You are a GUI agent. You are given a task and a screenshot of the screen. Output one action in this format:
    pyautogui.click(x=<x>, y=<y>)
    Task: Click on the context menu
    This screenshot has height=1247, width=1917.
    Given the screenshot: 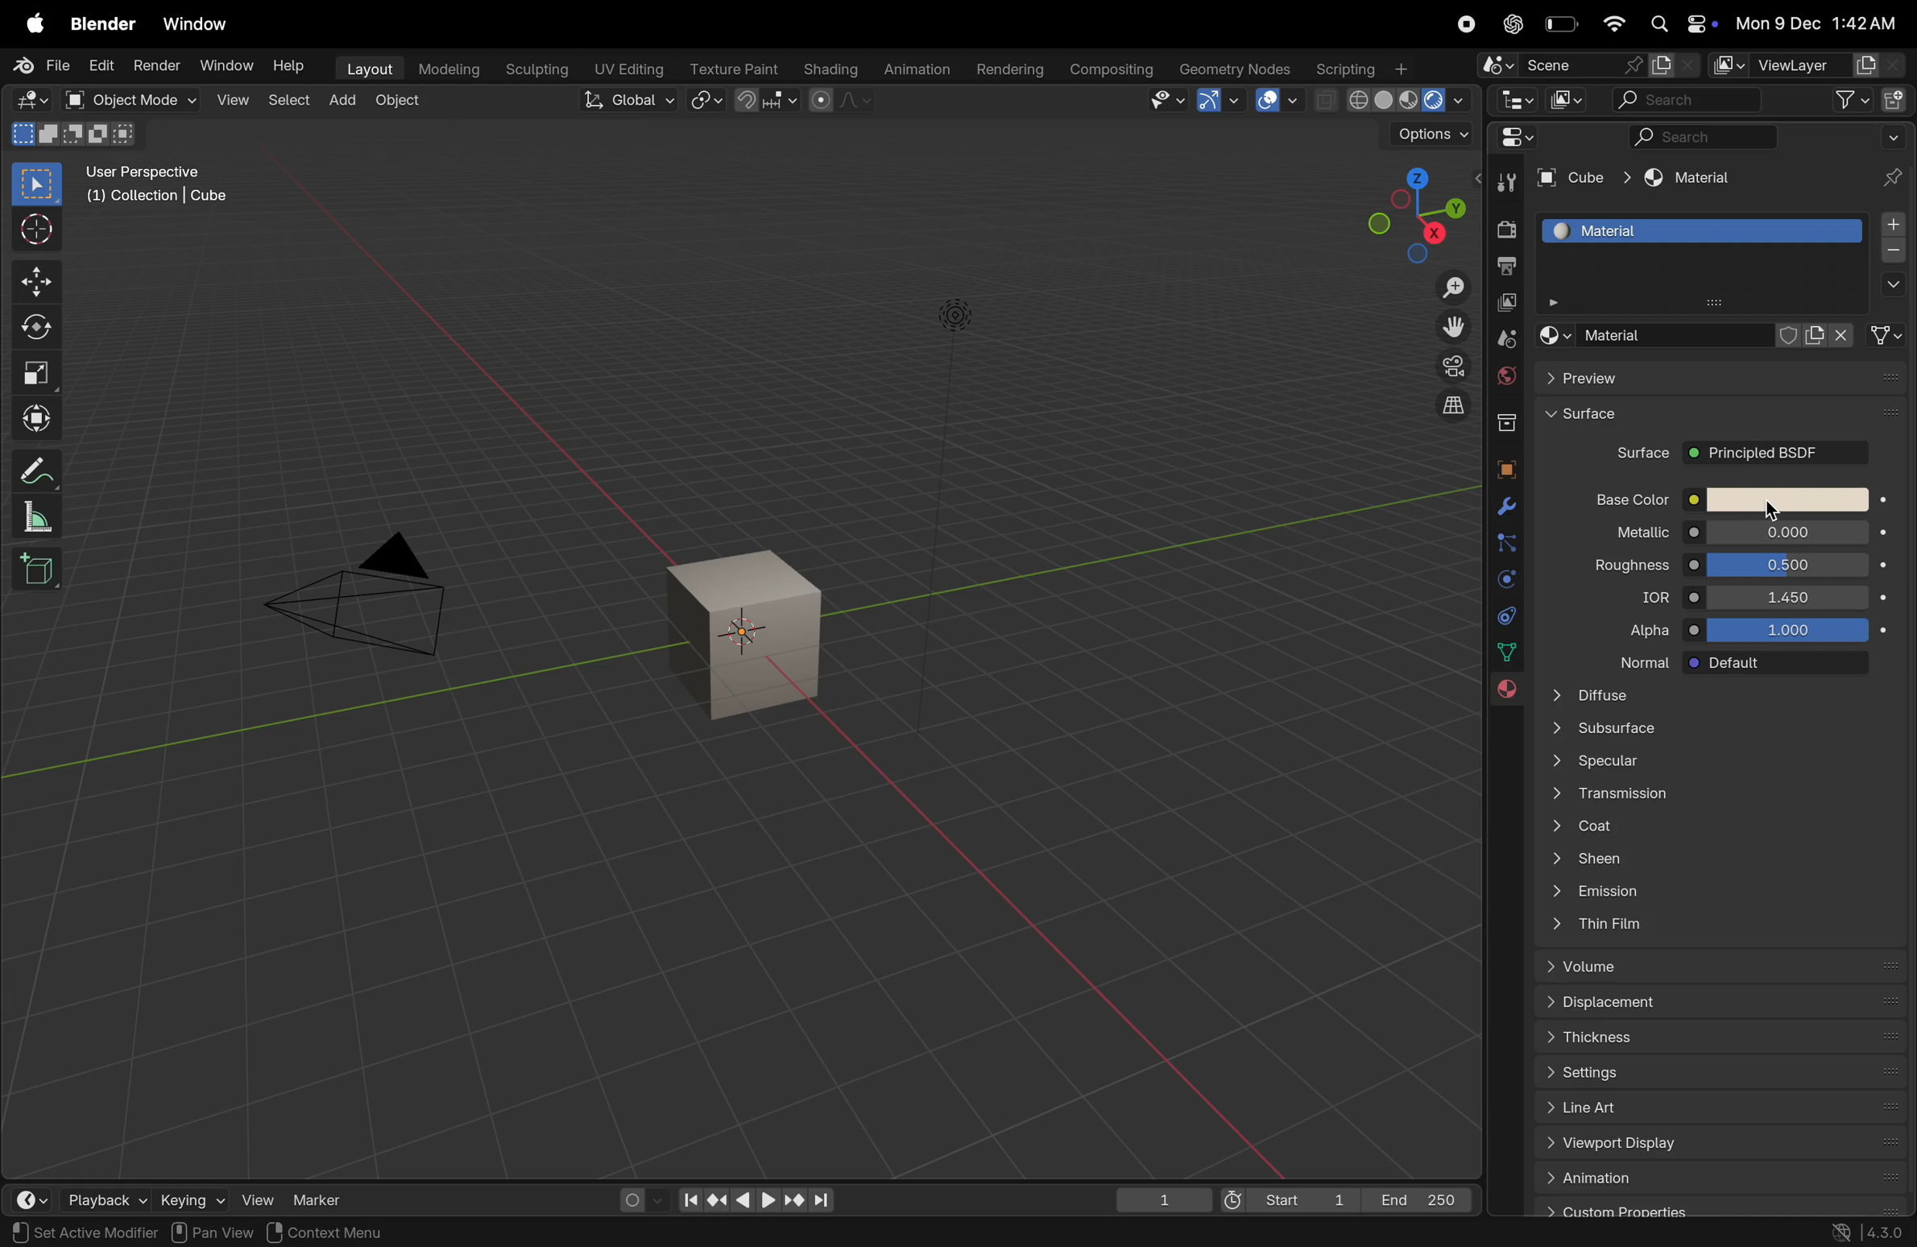 What is the action you would take?
    pyautogui.click(x=346, y=1232)
    